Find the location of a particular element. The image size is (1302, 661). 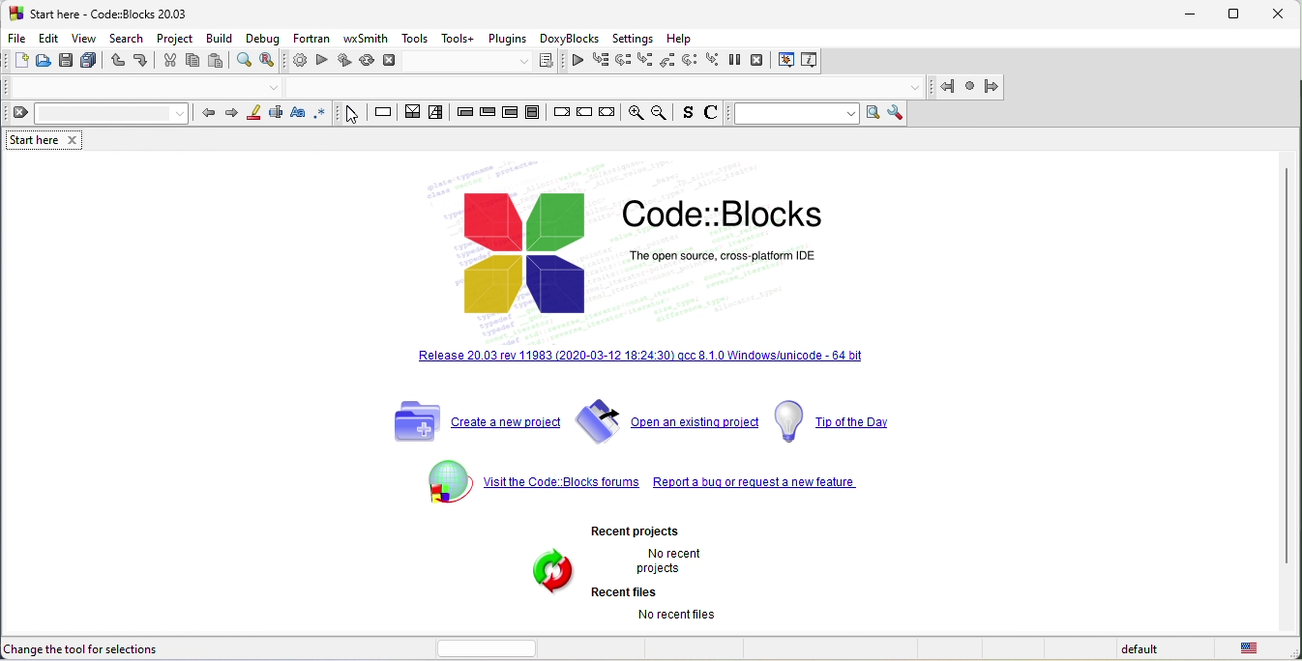

build is located at coordinates (221, 39).